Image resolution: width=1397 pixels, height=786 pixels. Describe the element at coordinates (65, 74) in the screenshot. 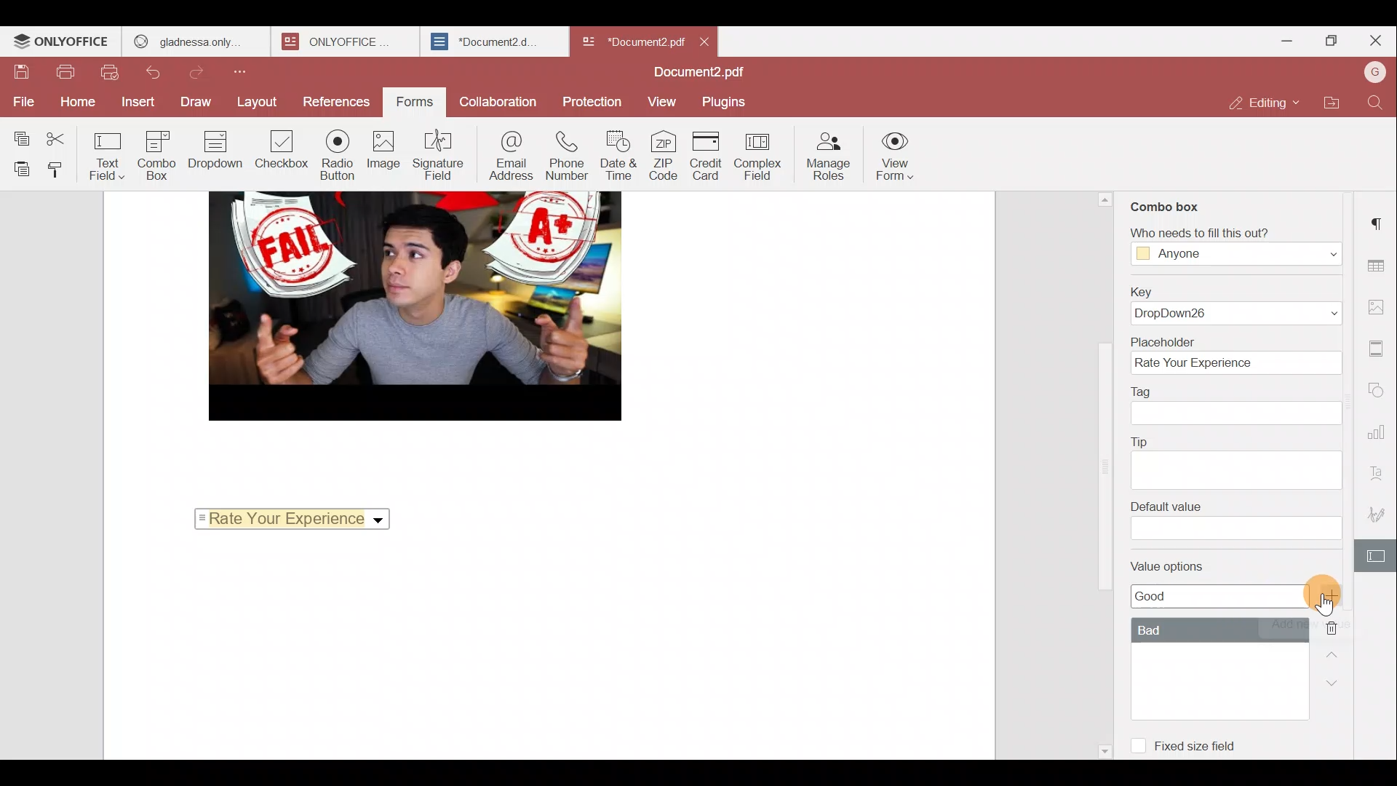

I see `Print file` at that location.